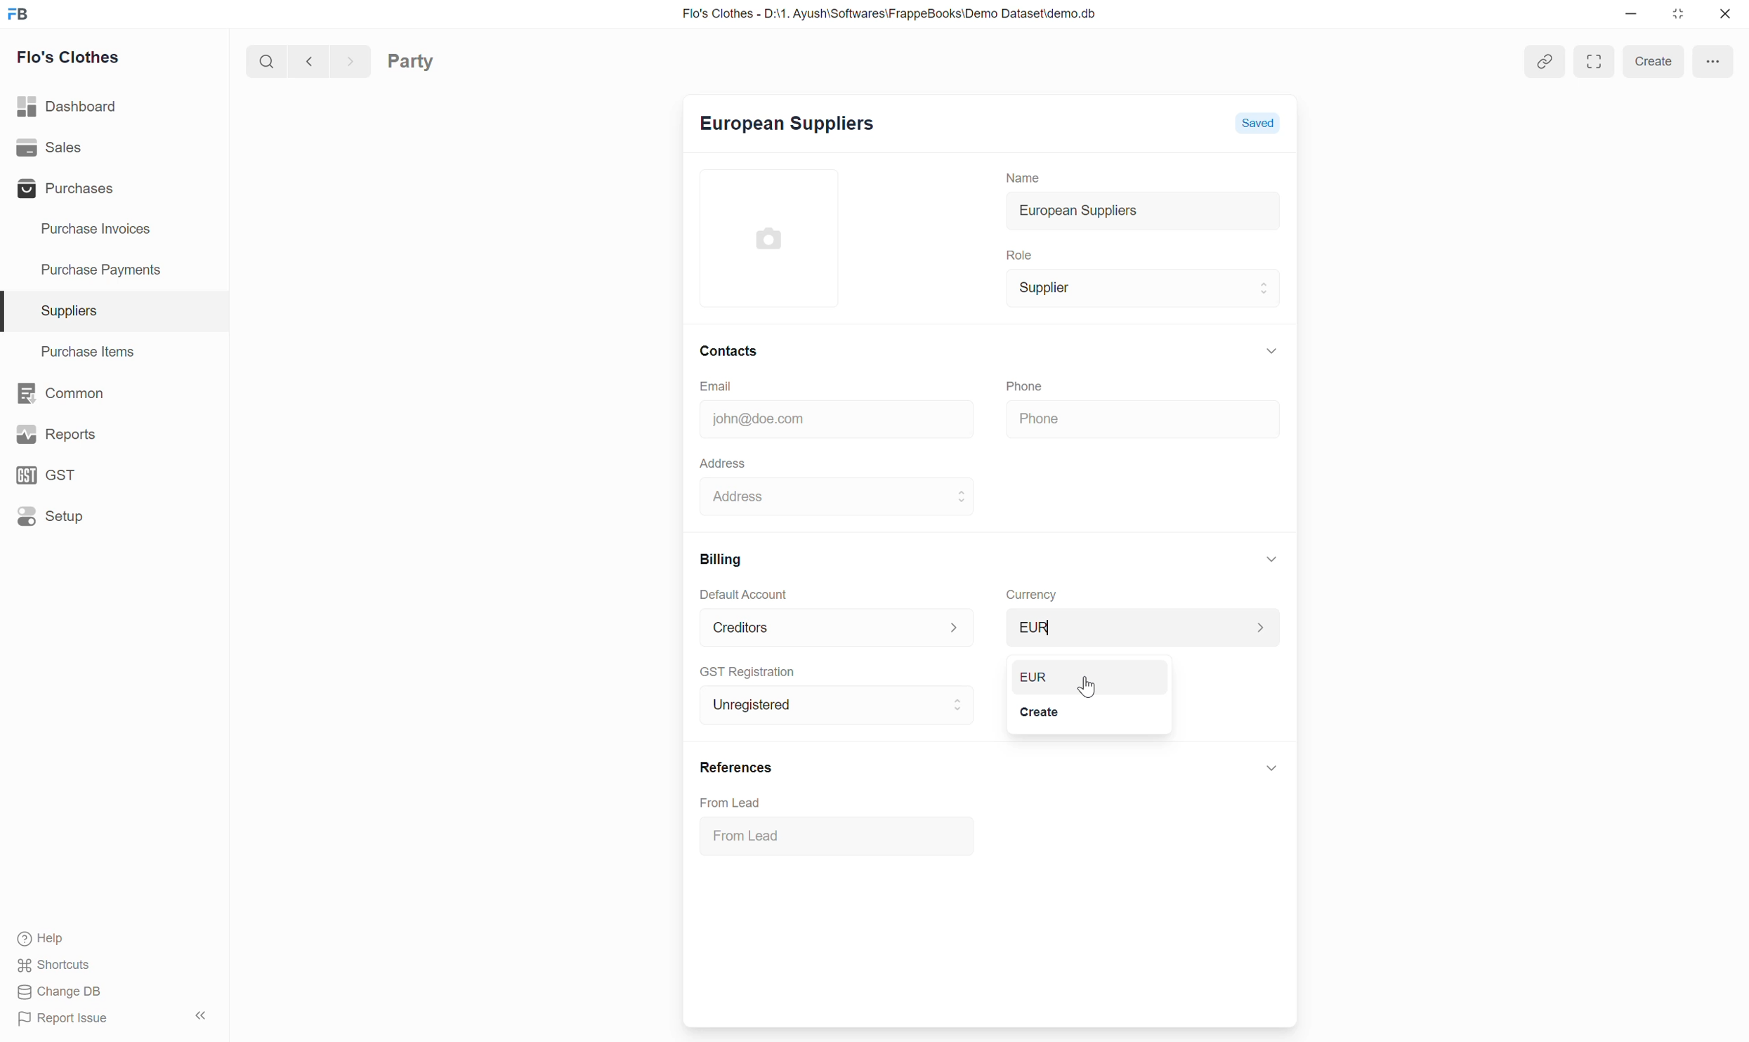 The height and width of the screenshot is (1042, 1749). What do you see at coordinates (746, 383) in the screenshot?
I see `Email` at bounding box center [746, 383].